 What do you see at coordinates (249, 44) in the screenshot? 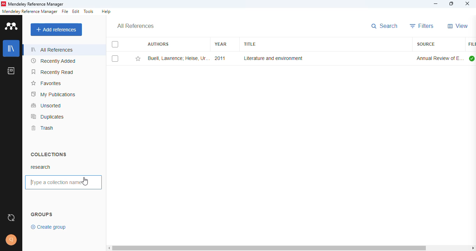
I see `title` at bounding box center [249, 44].